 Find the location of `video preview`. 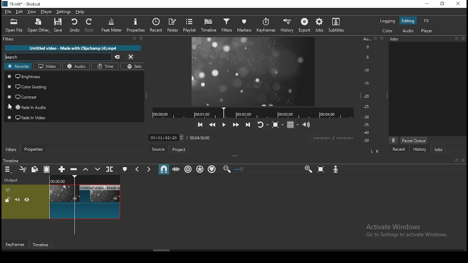

video preview is located at coordinates (254, 71).